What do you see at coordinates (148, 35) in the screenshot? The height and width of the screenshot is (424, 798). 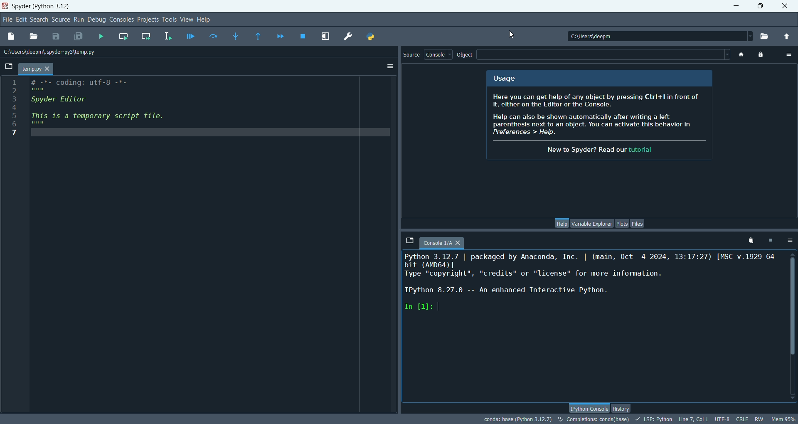 I see `run current cell and go to next one` at bounding box center [148, 35].